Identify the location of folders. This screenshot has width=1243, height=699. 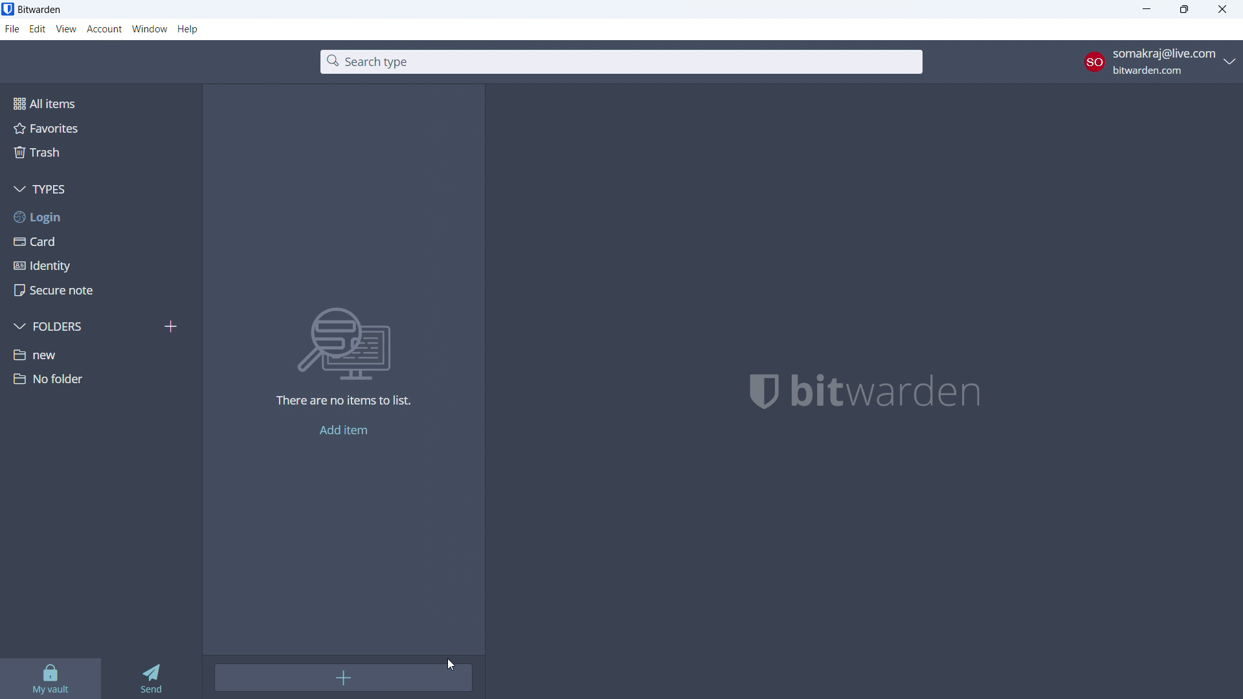
(82, 326).